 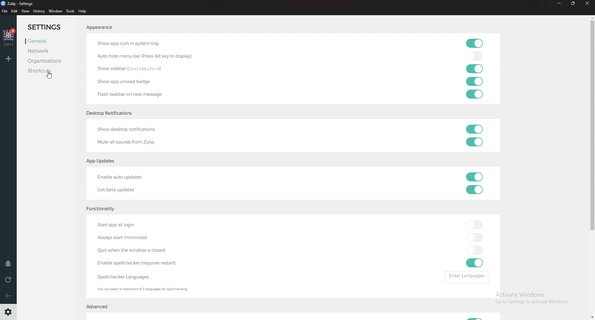 What do you see at coordinates (475, 129) in the screenshot?
I see `toggle` at bounding box center [475, 129].